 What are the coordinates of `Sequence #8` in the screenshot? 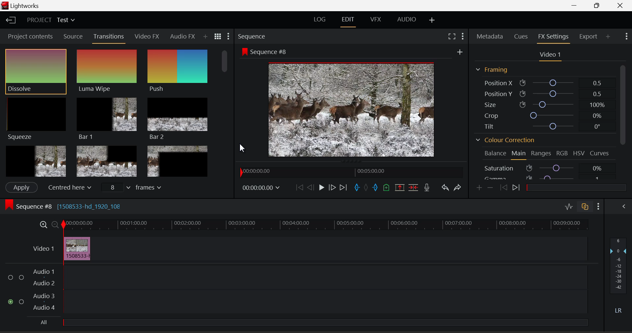 It's located at (267, 52).